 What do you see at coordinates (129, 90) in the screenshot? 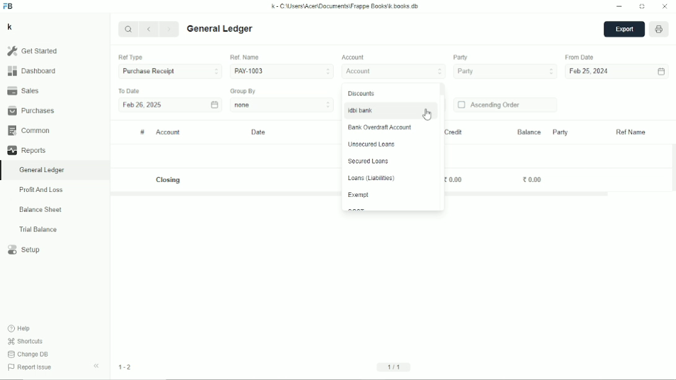
I see `To date` at bounding box center [129, 90].